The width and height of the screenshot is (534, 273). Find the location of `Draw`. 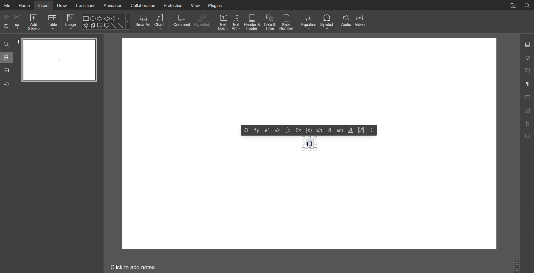

Draw is located at coordinates (64, 6).